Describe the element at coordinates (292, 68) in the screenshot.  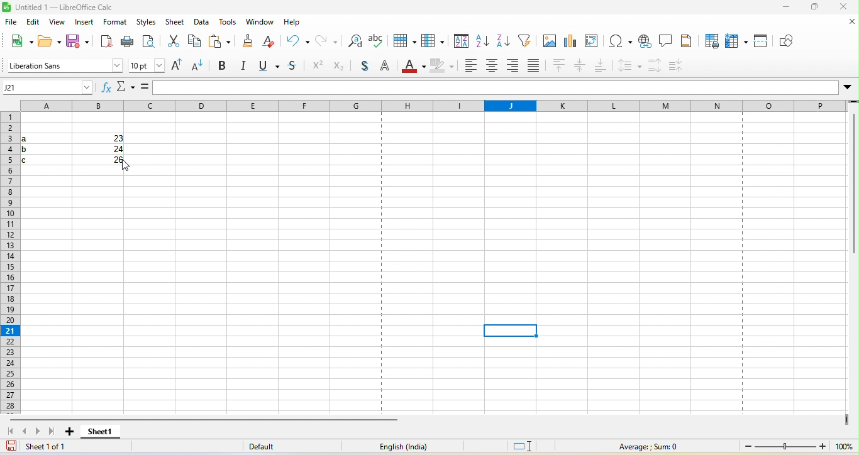
I see `strikethrough ` at that location.